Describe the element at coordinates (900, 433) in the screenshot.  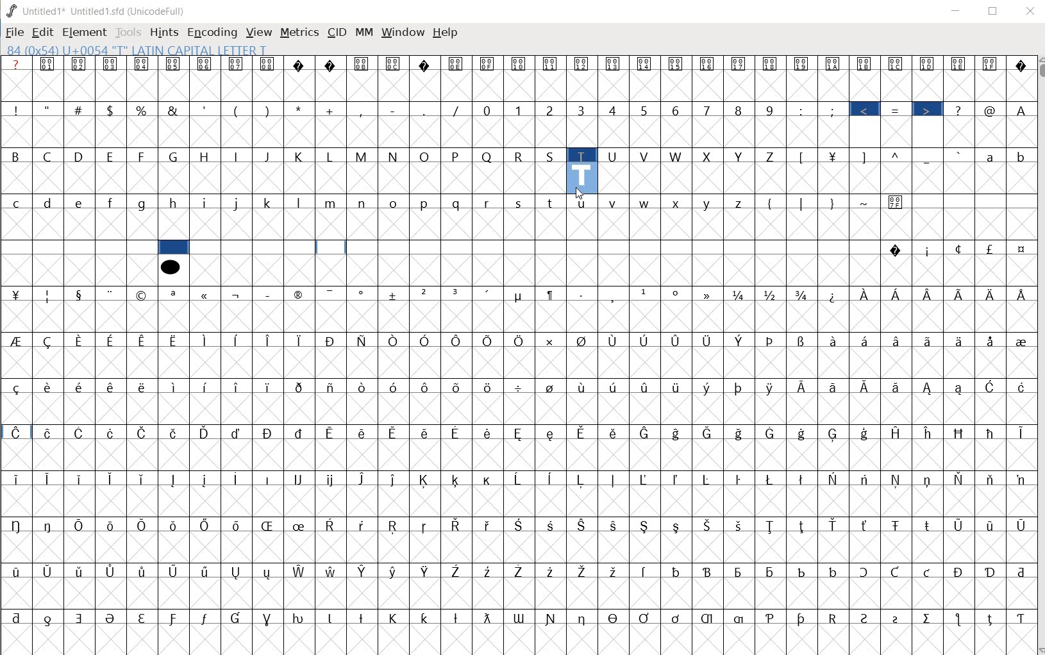
I see `Symbol` at that location.